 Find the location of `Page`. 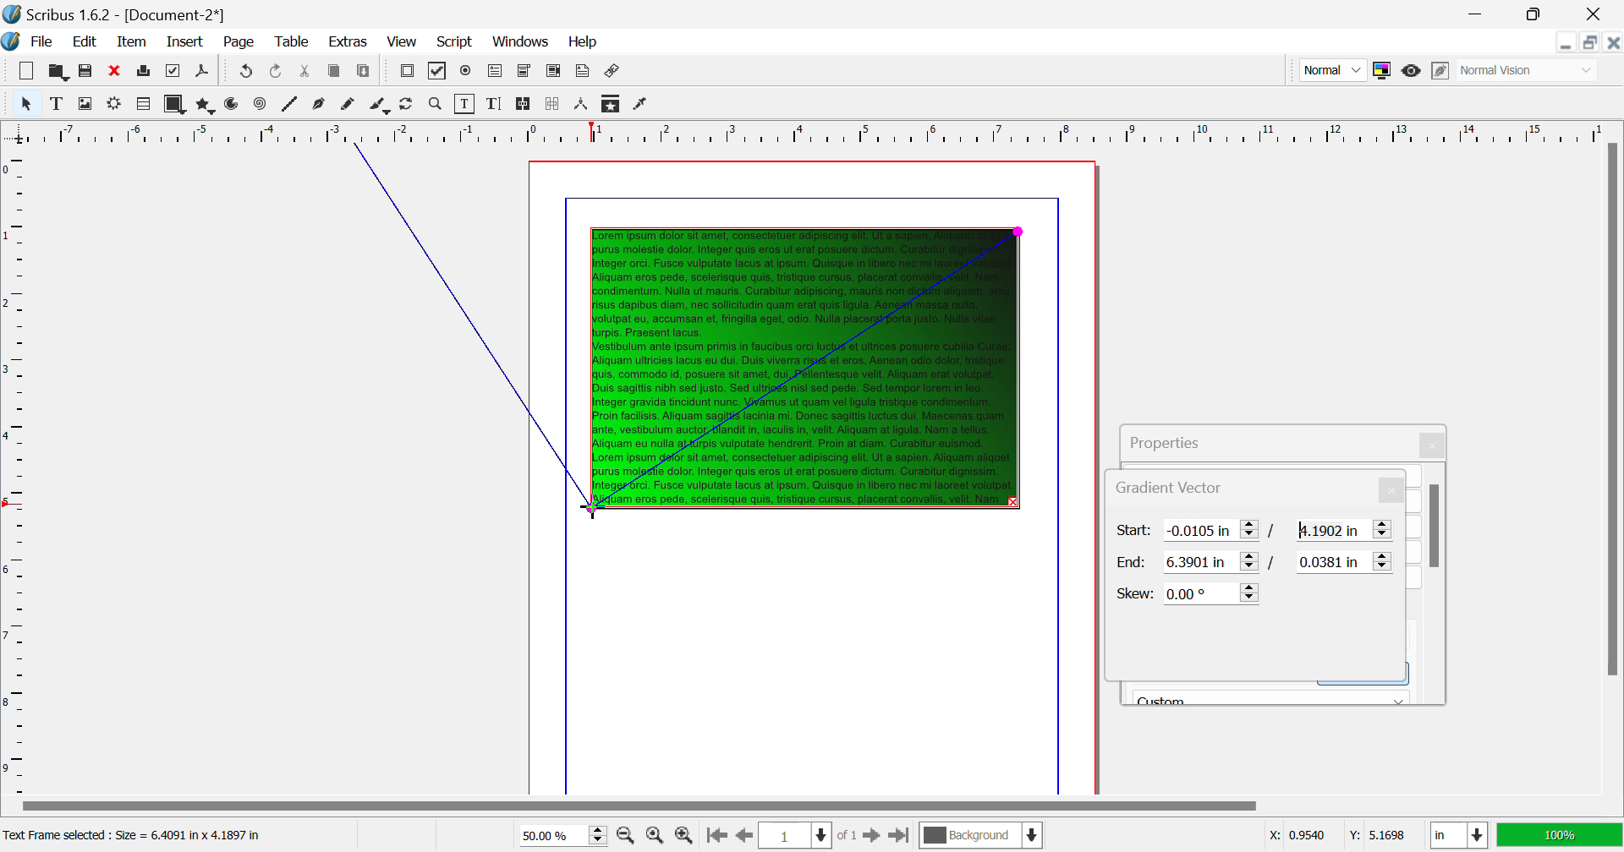

Page is located at coordinates (238, 43).